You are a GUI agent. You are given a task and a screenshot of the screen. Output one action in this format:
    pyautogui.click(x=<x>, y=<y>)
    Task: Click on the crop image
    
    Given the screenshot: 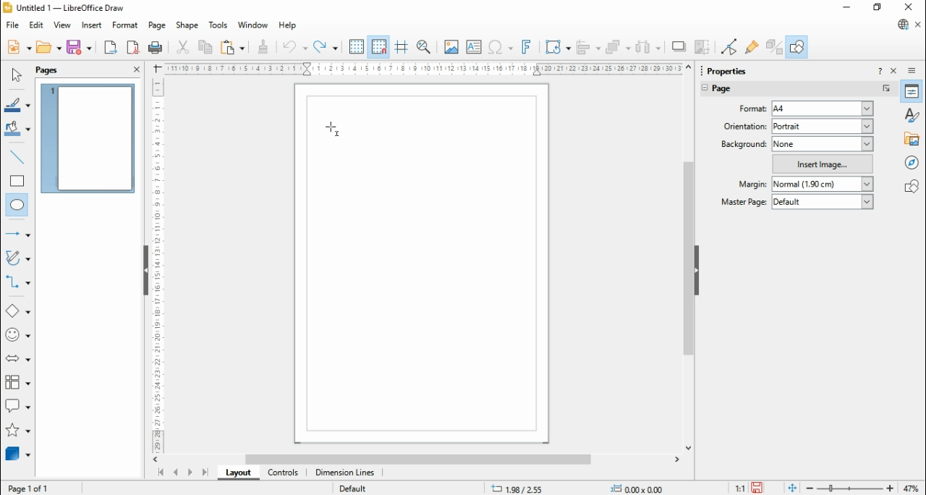 What is the action you would take?
    pyautogui.click(x=704, y=47)
    